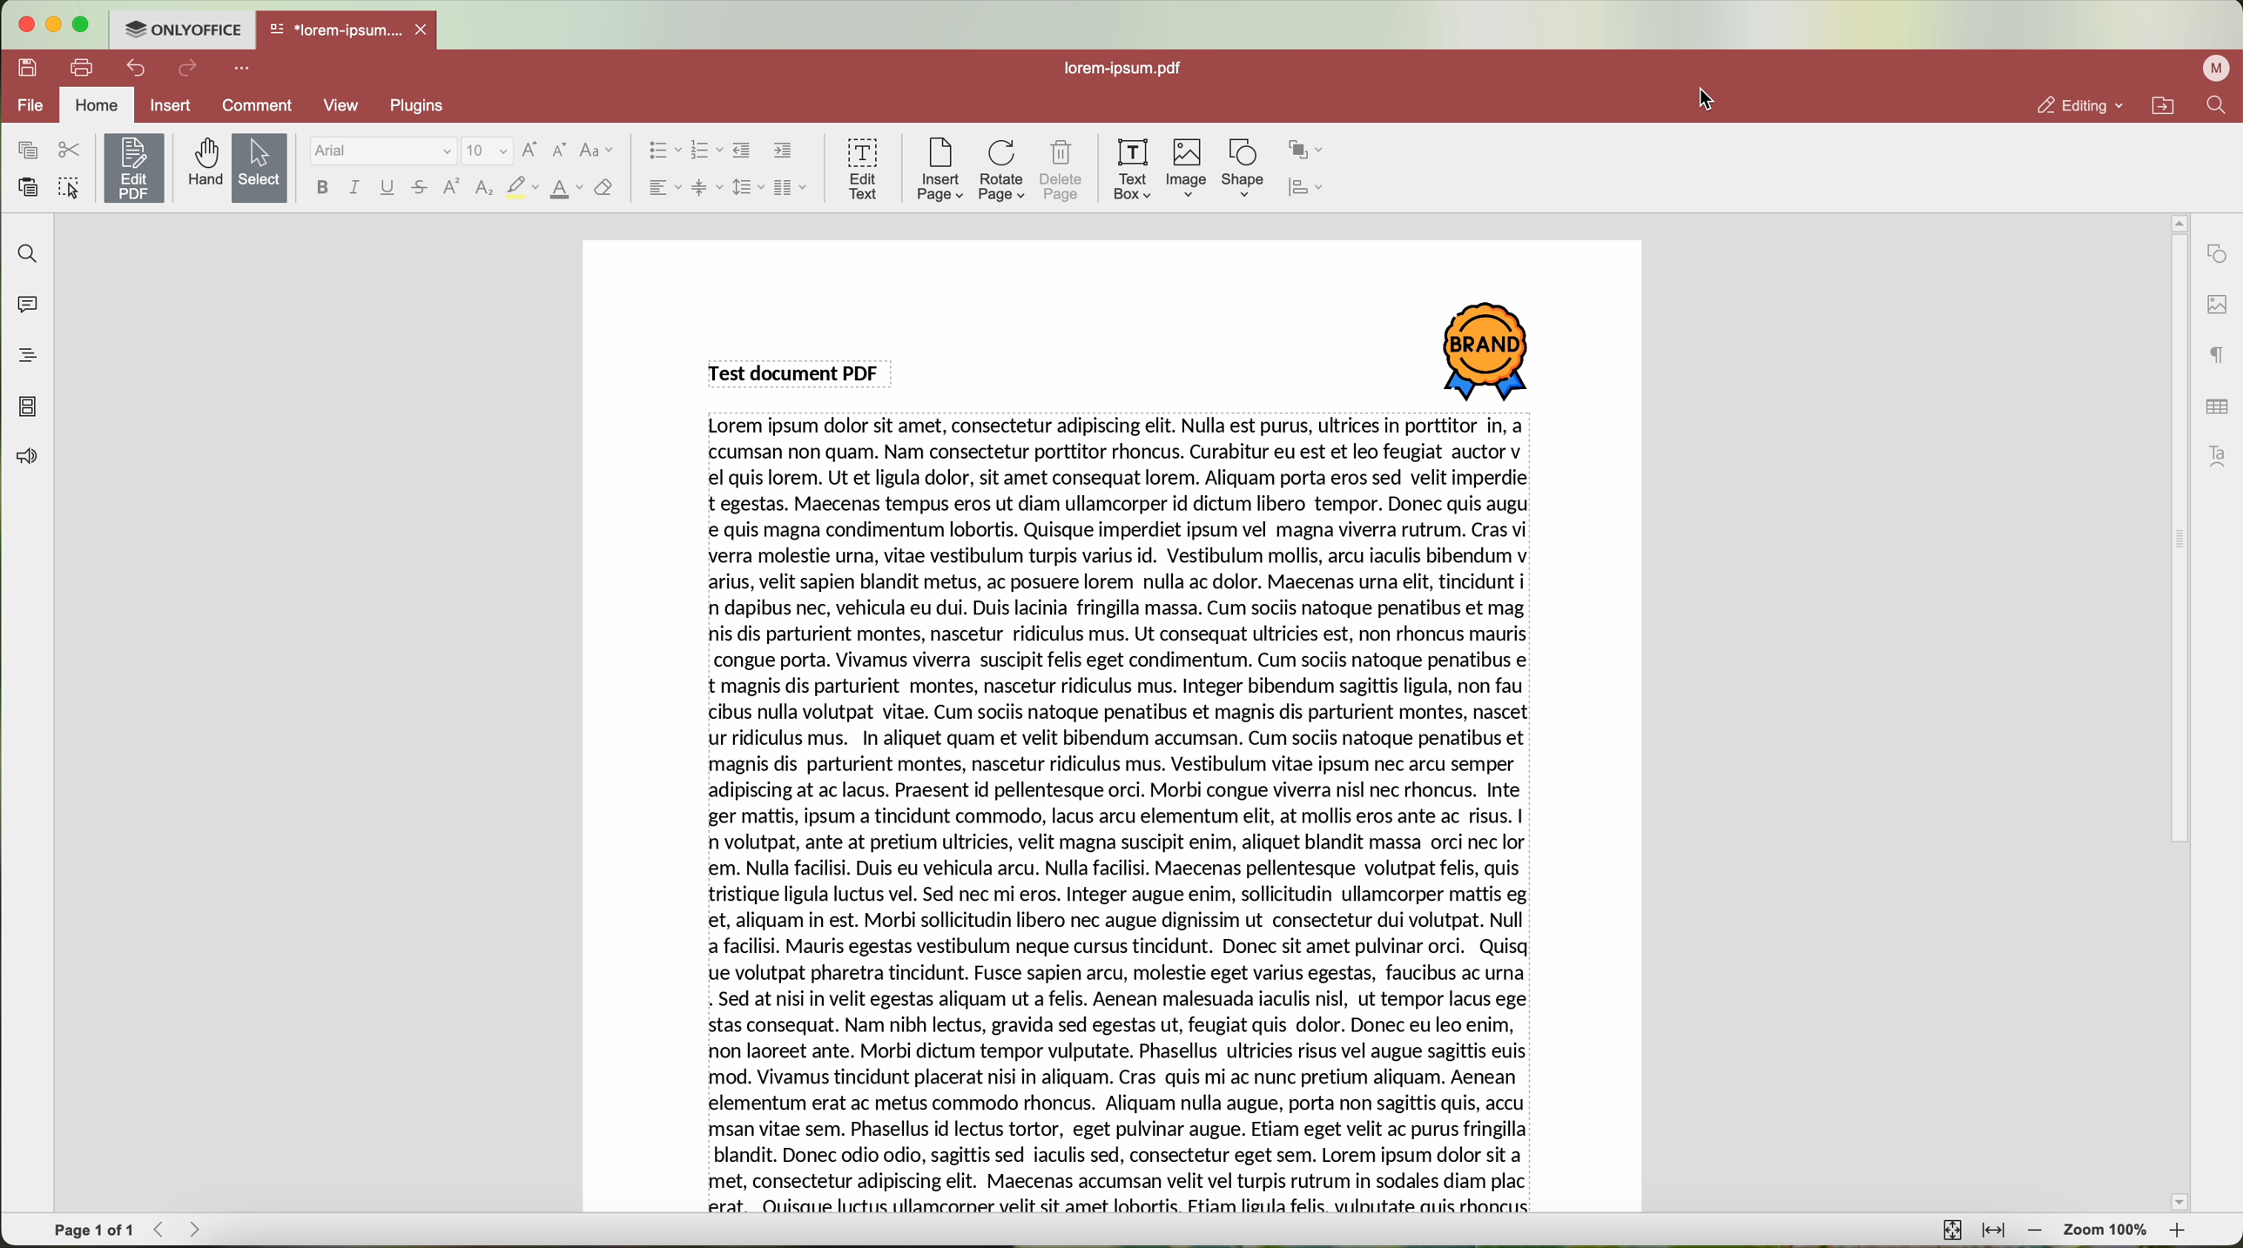  Describe the element at coordinates (2167, 106) in the screenshot. I see `open file location` at that location.